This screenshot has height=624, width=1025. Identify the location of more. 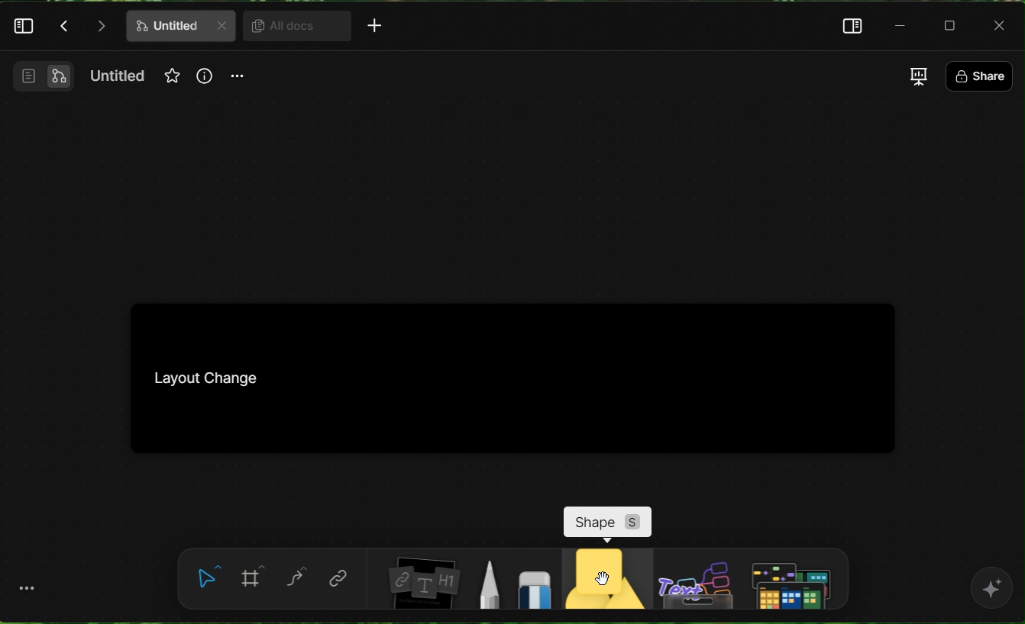
(238, 81).